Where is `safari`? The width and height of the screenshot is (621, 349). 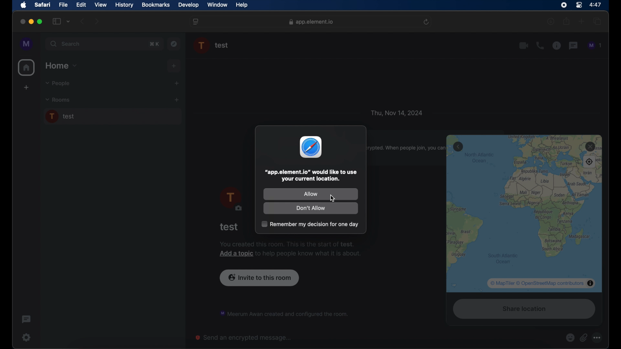
safari is located at coordinates (311, 147).